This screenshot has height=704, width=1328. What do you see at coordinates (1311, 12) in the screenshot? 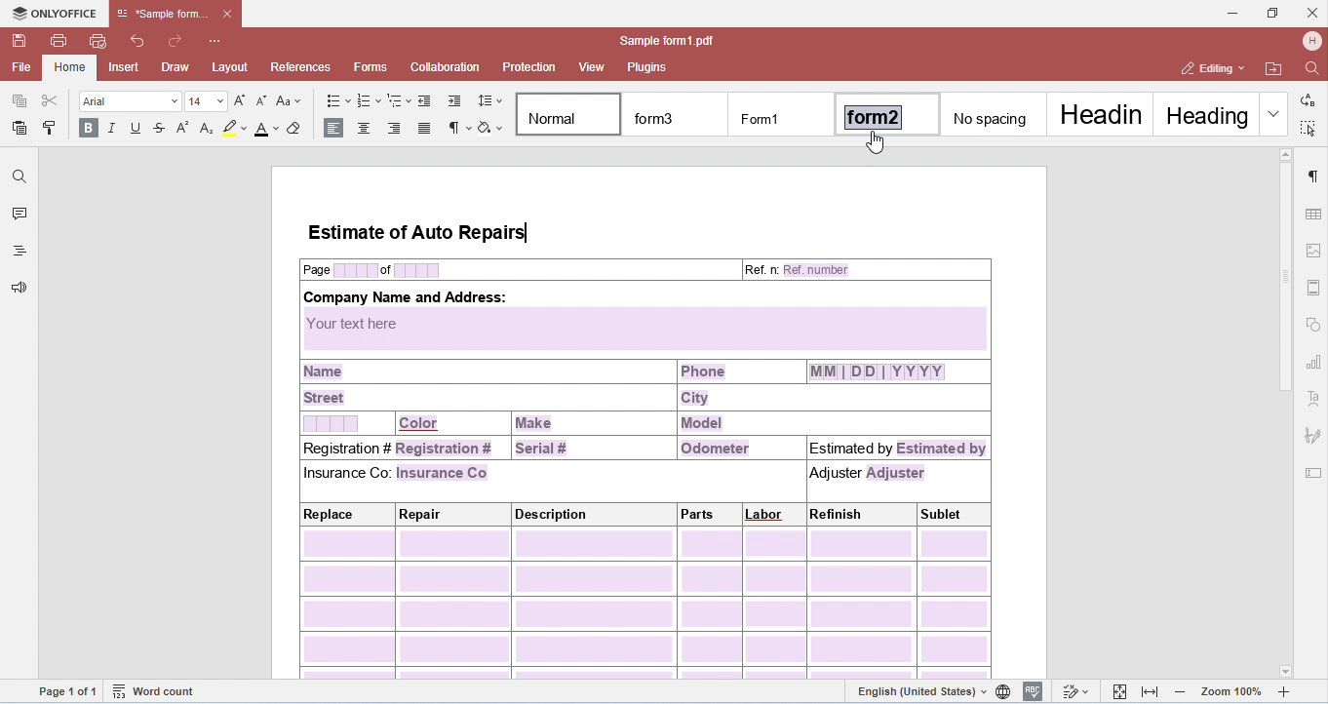
I see `close` at bounding box center [1311, 12].